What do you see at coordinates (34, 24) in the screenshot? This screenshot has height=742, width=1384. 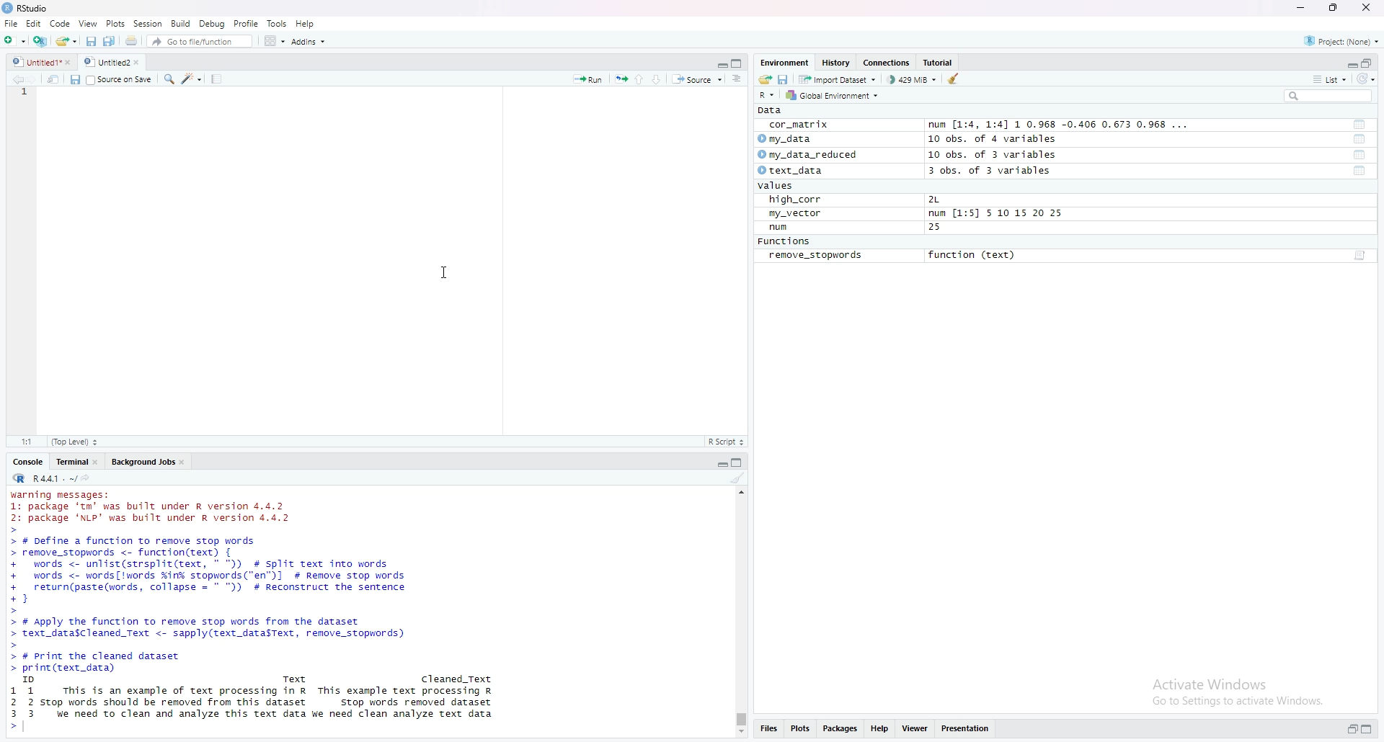 I see `` at bounding box center [34, 24].